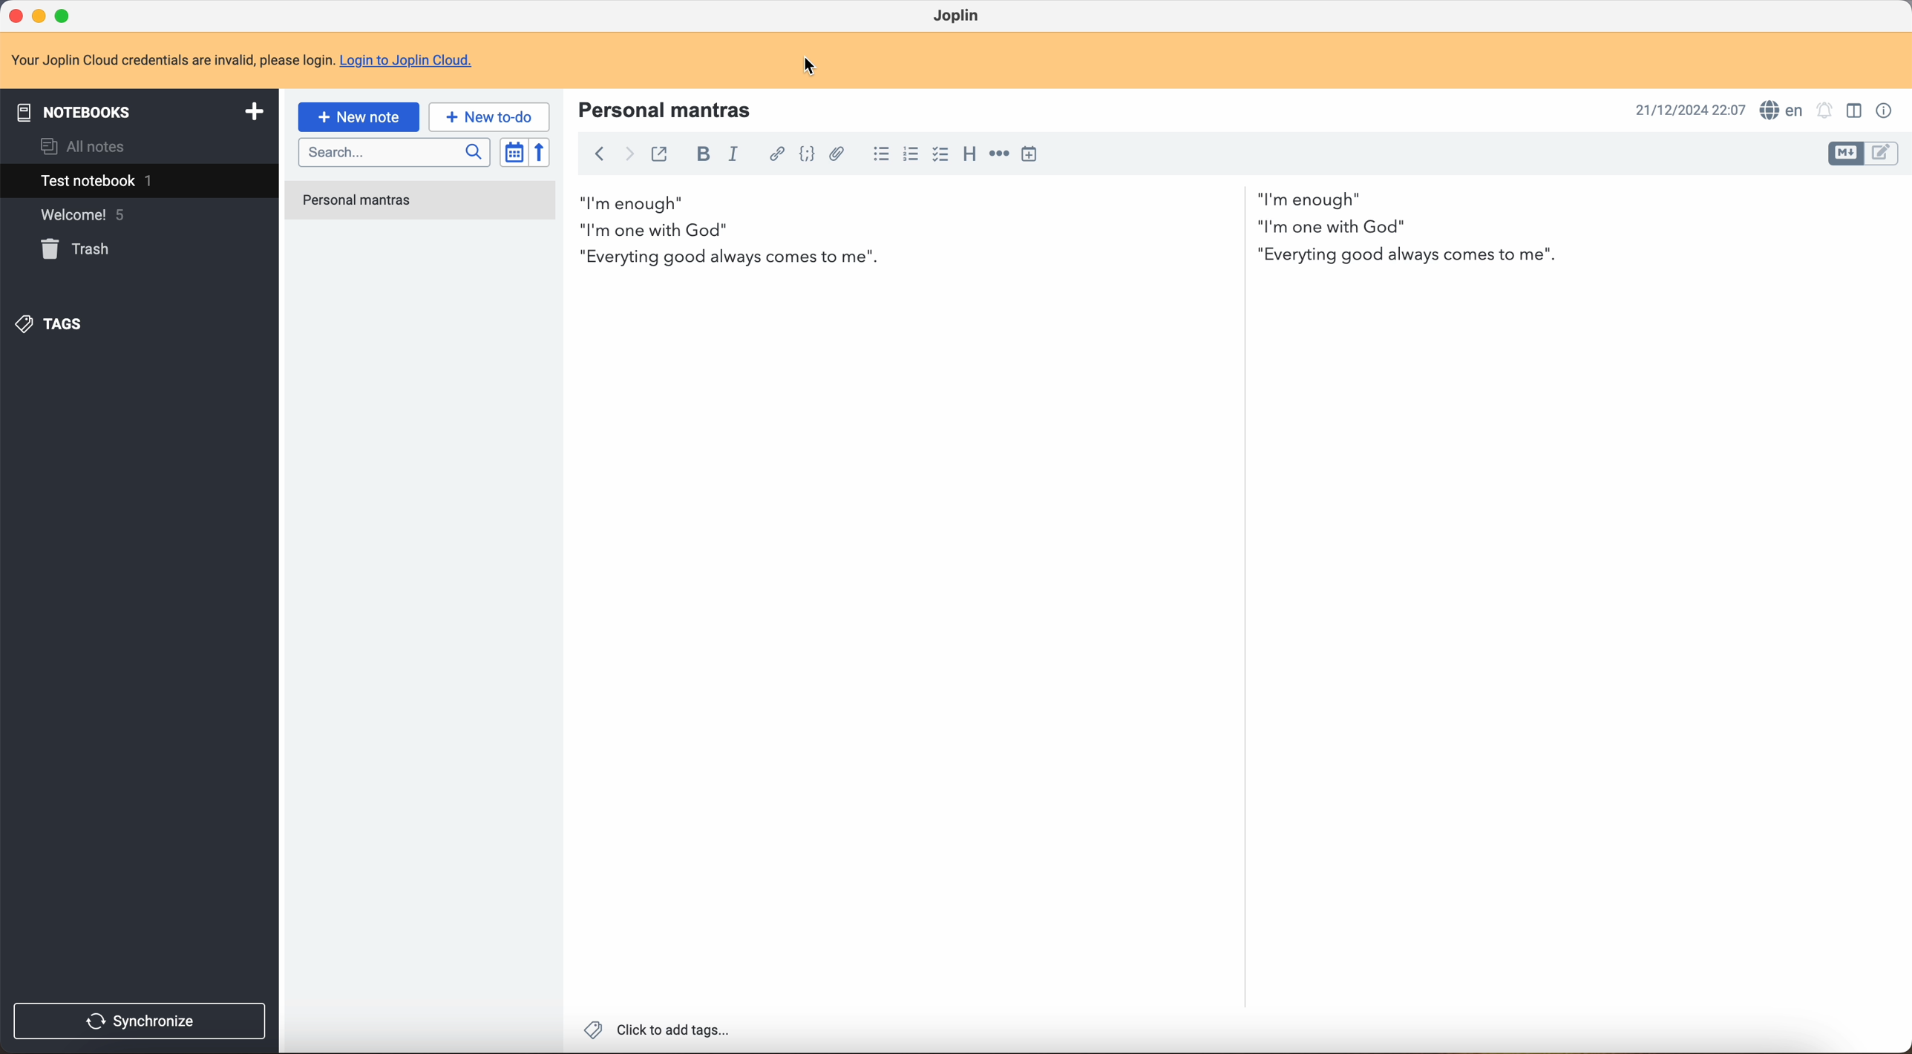 The height and width of the screenshot is (1054, 1912). Describe the element at coordinates (1900, 331) in the screenshot. I see `scroll bar` at that location.